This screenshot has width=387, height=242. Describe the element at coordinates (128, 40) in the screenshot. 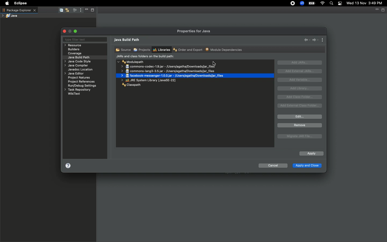

I see `Java build path` at that location.